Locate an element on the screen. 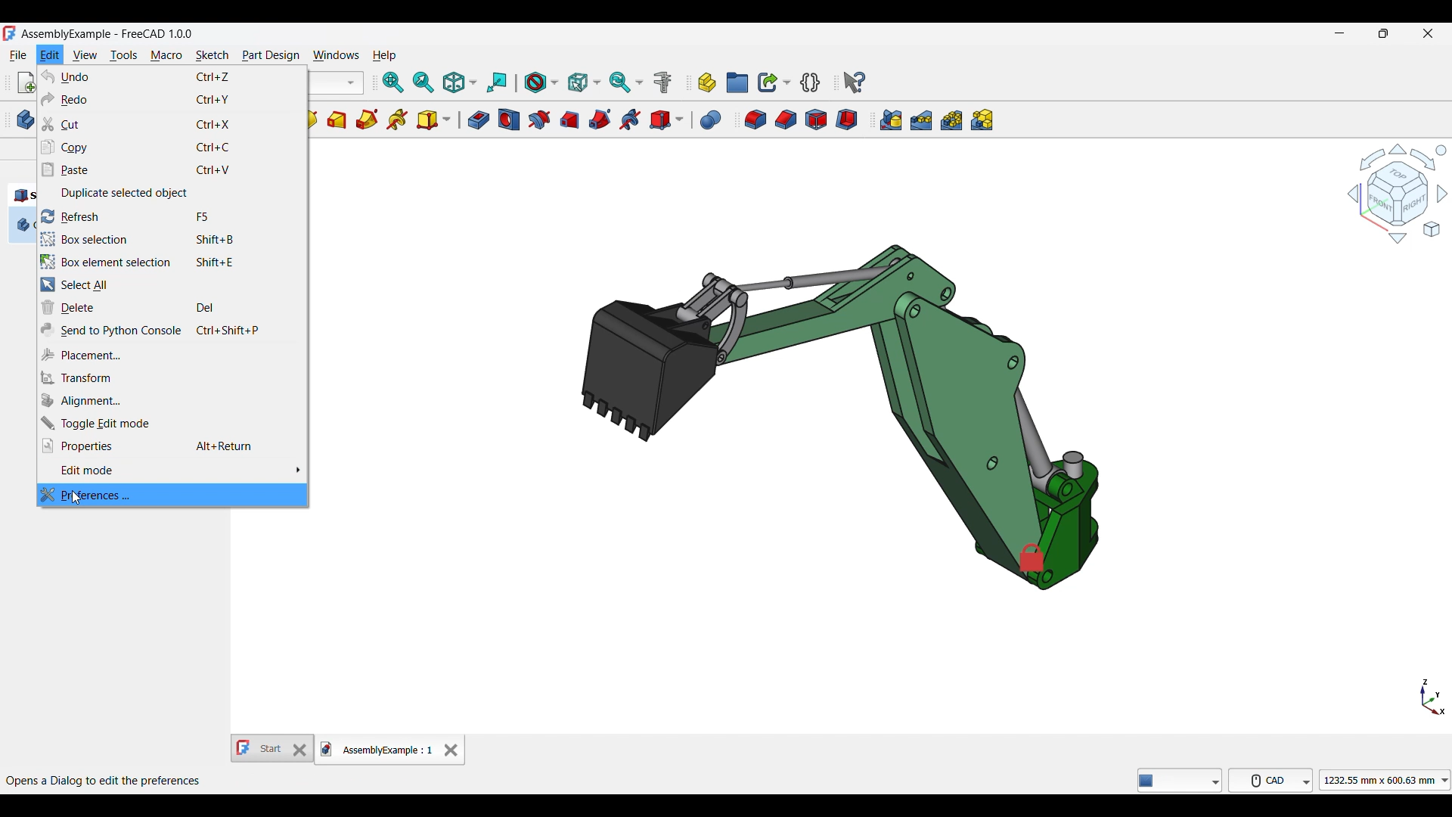  Toggle edit mode is located at coordinates (172, 424).